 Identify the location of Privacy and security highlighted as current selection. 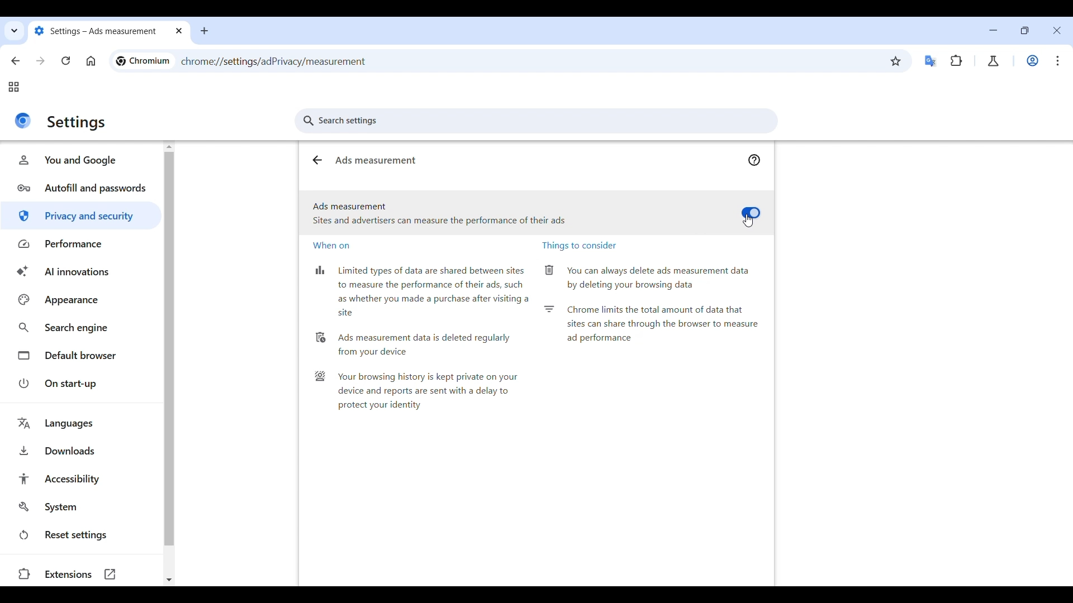
(82, 216).